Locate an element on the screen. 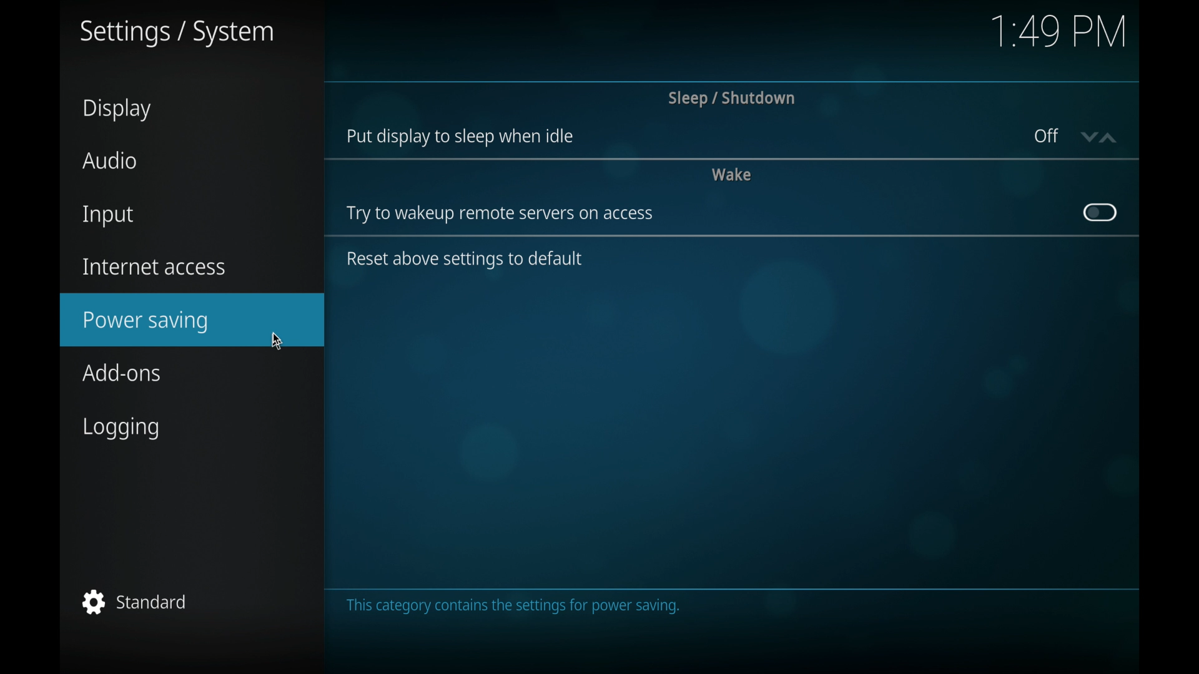  info is located at coordinates (513, 607).